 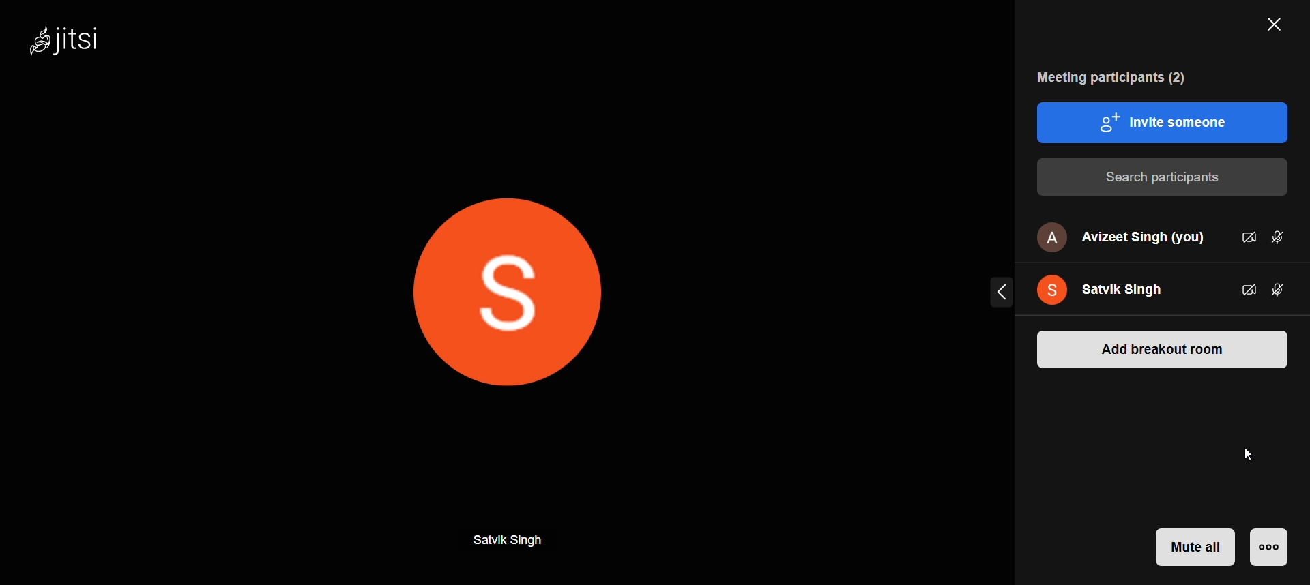 What do you see at coordinates (1270, 27) in the screenshot?
I see `close participants` at bounding box center [1270, 27].